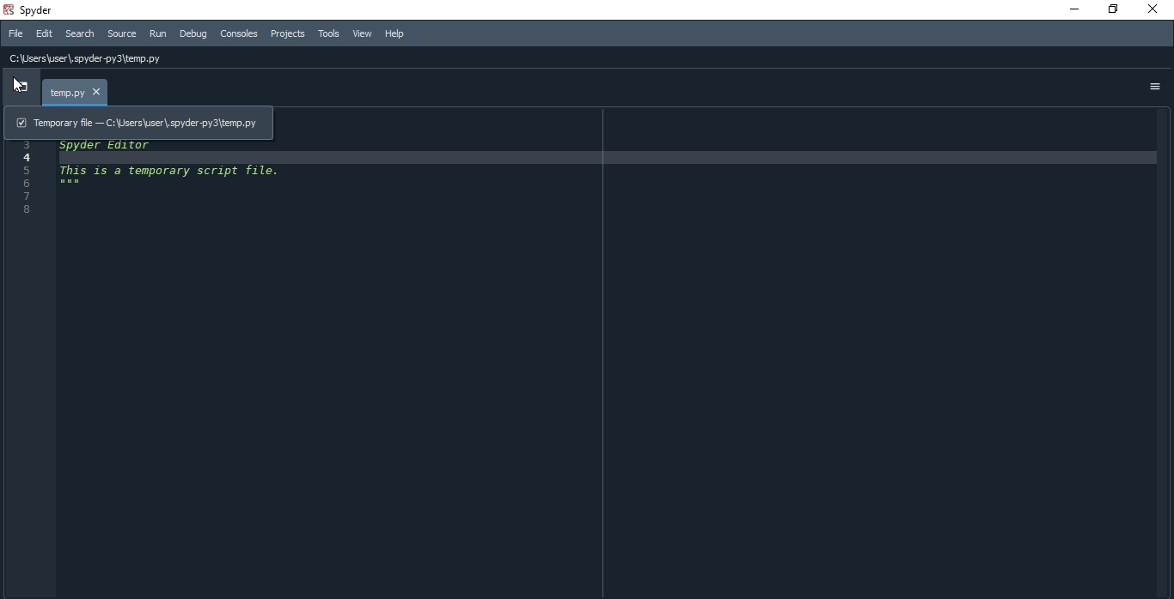  Describe the element at coordinates (89, 58) in the screenshot. I see `C:\Users\user\.spyder-py3\temp.py` at that location.